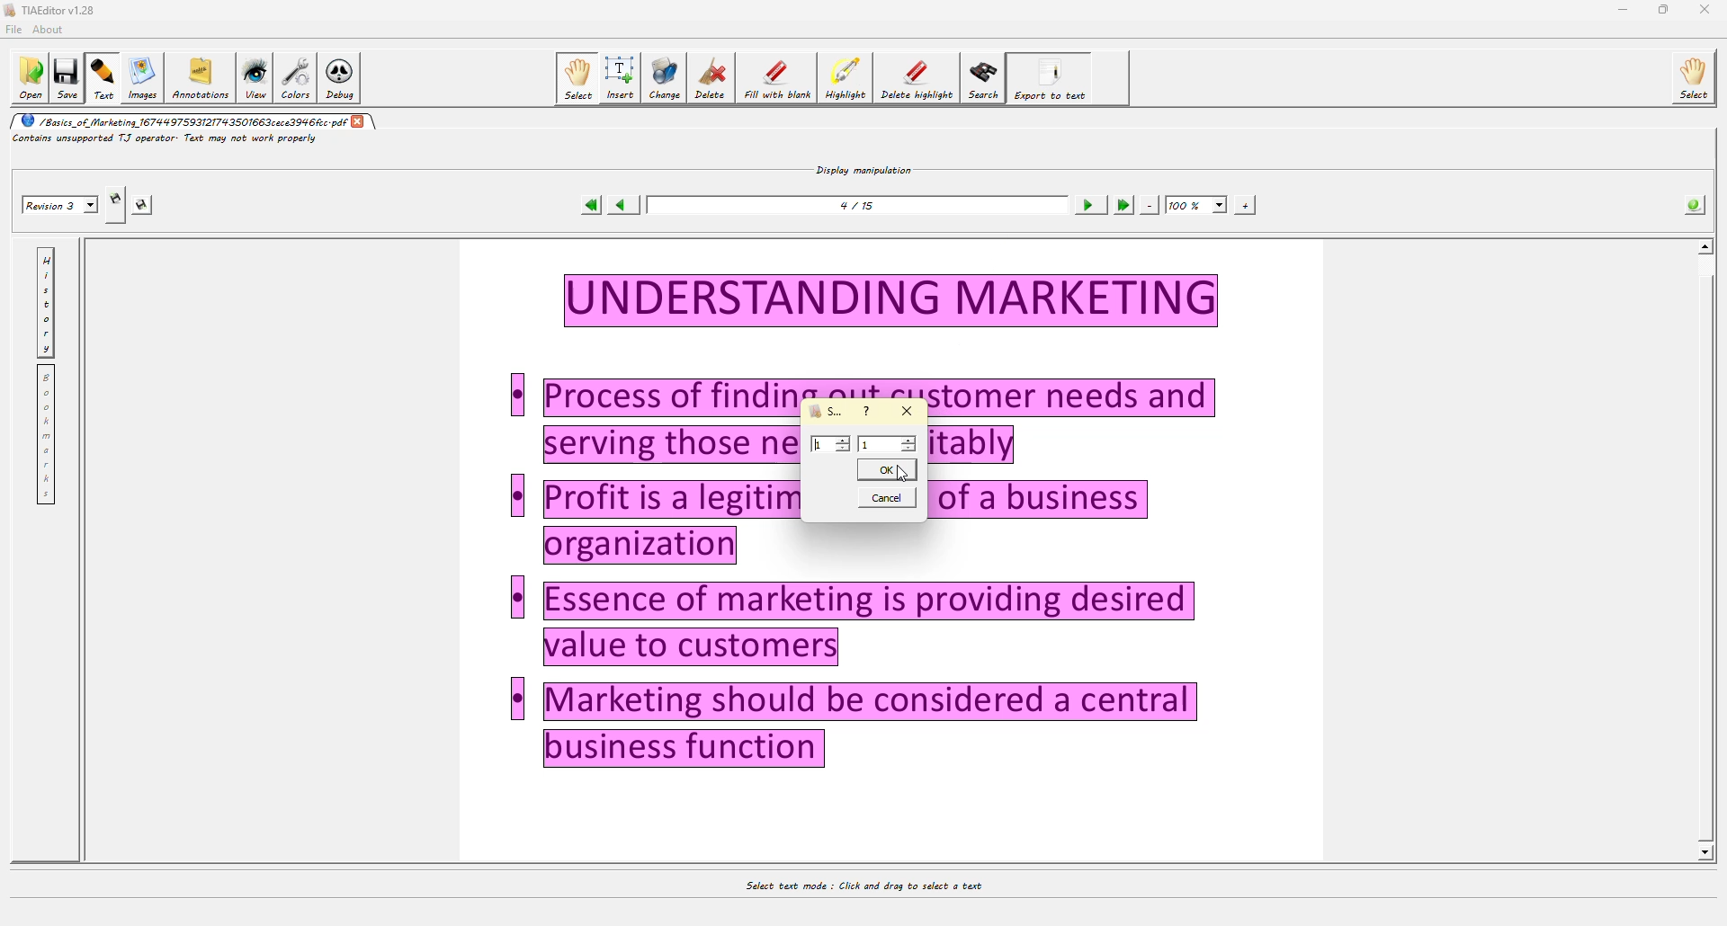 The width and height of the screenshot is (1727, 926). What do you see at coordinates (984, 76) in the screenshot?
I see `search` at bounding box center [984, 76].